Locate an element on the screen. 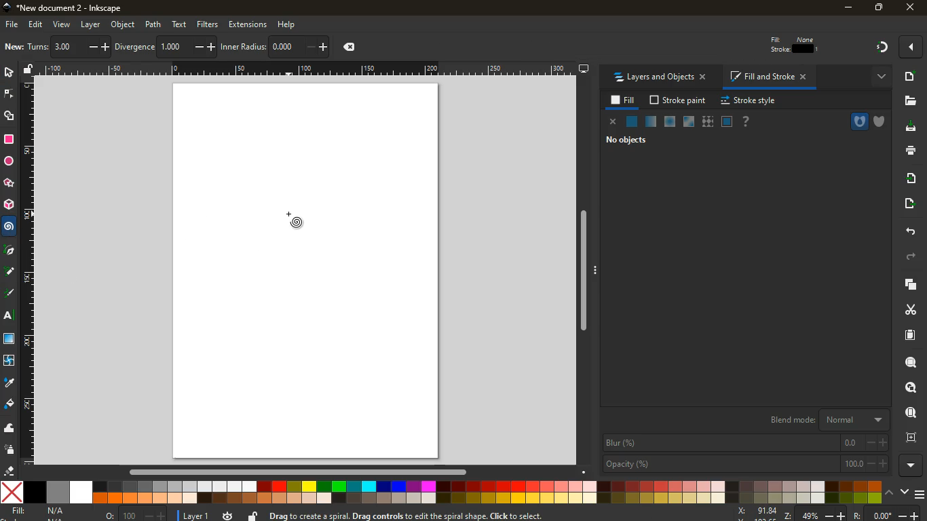 This screenshot has width=927, height=521. layer is located at coordinates (194, 514).